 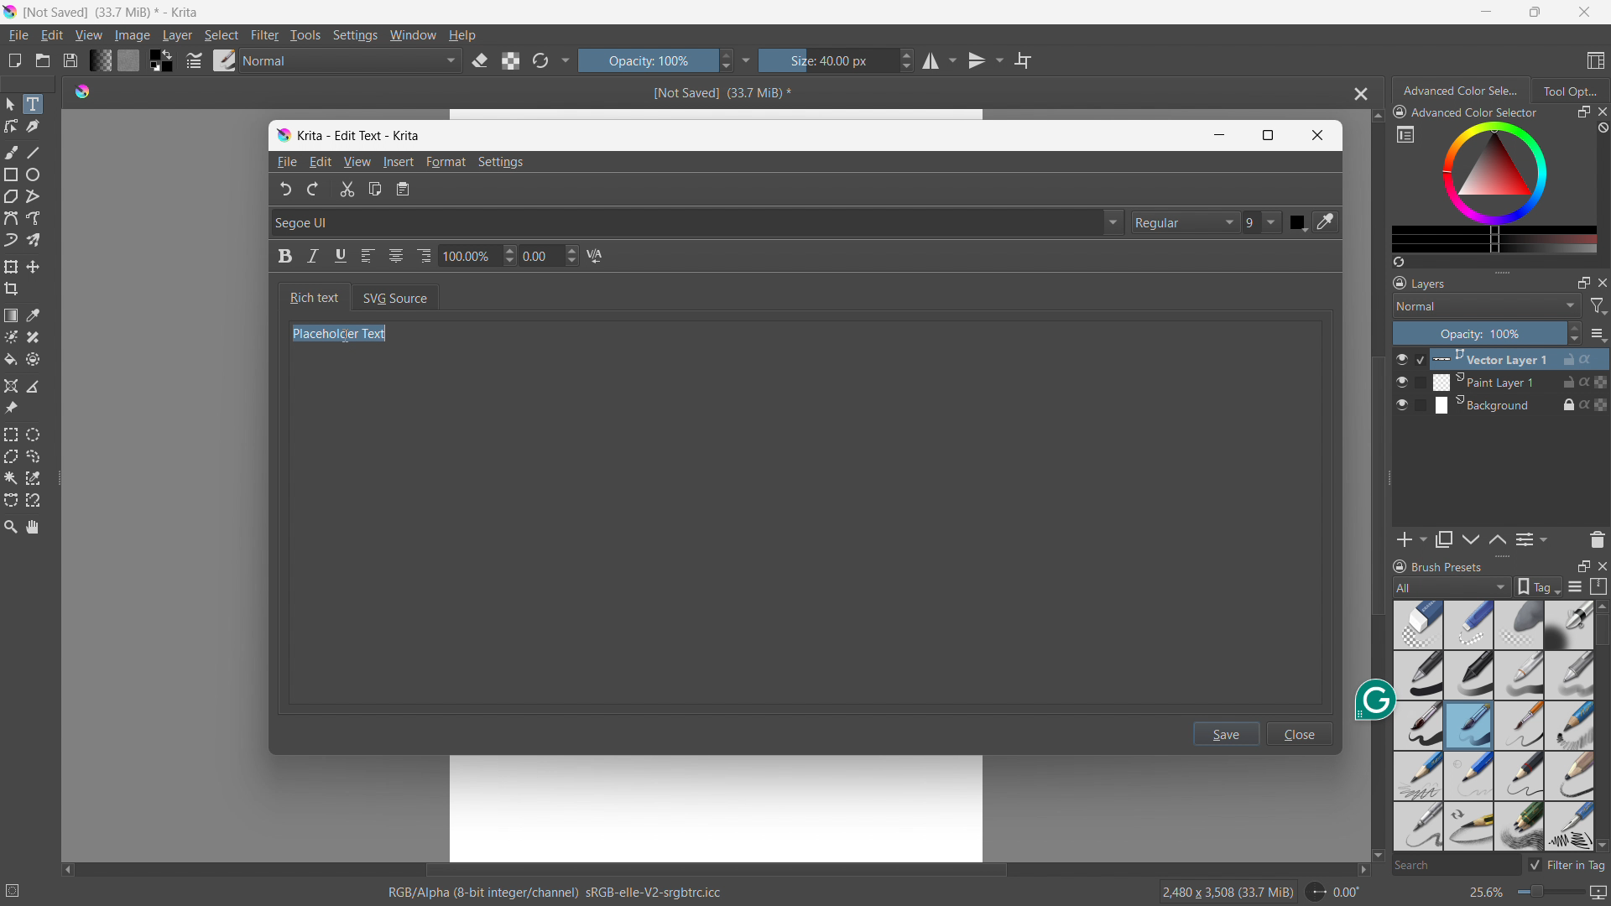 I want to click on measure the distance between two points, so click(x=34, y=386).